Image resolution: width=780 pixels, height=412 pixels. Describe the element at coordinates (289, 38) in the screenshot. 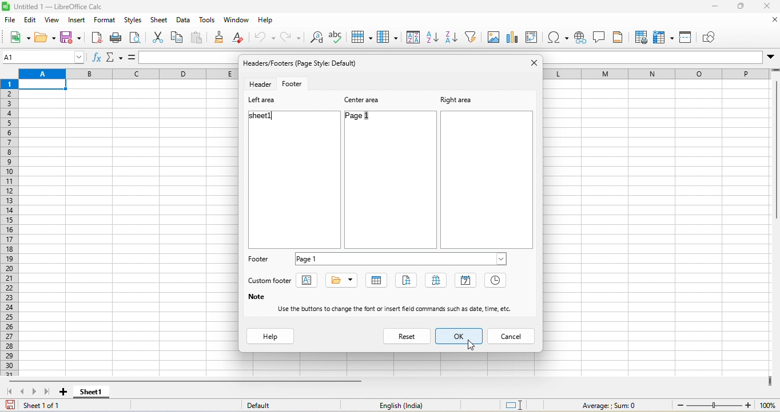

I see `redo` at that location.